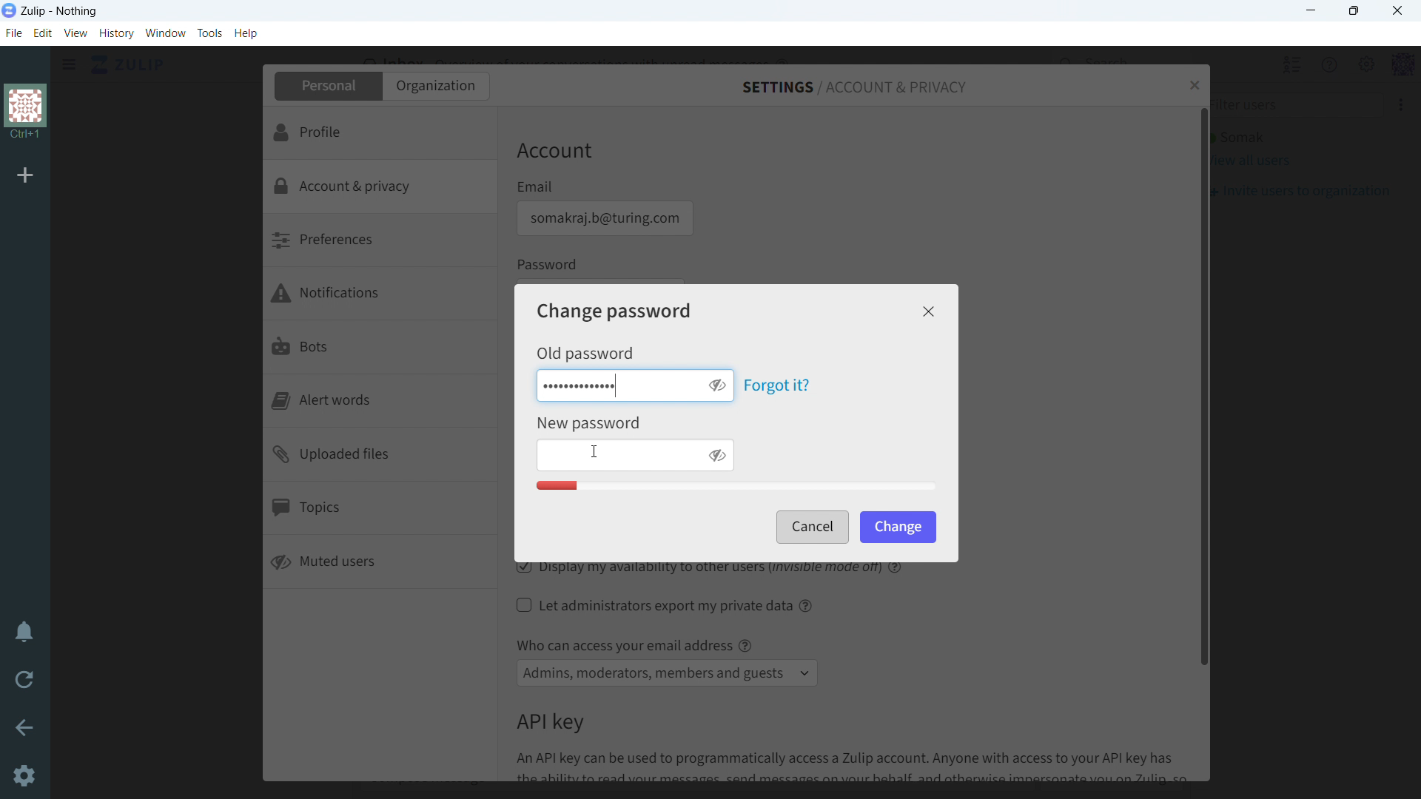 The image size is (1421, 799). What do you see at coordinates (555, 152) in the screenshot?
I see `Account` at bounding box center [555, 152].